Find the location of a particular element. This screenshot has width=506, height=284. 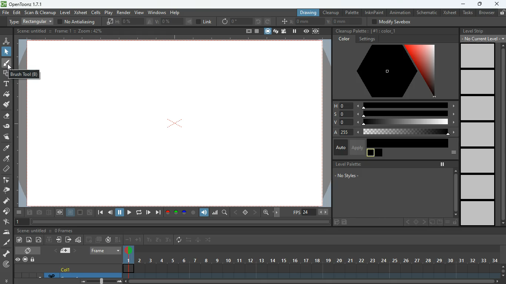

radar is located at coordinates (7, 265).